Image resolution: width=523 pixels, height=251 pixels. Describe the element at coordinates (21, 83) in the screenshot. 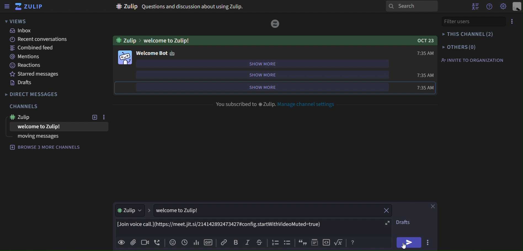

I see `drafts` at that location.